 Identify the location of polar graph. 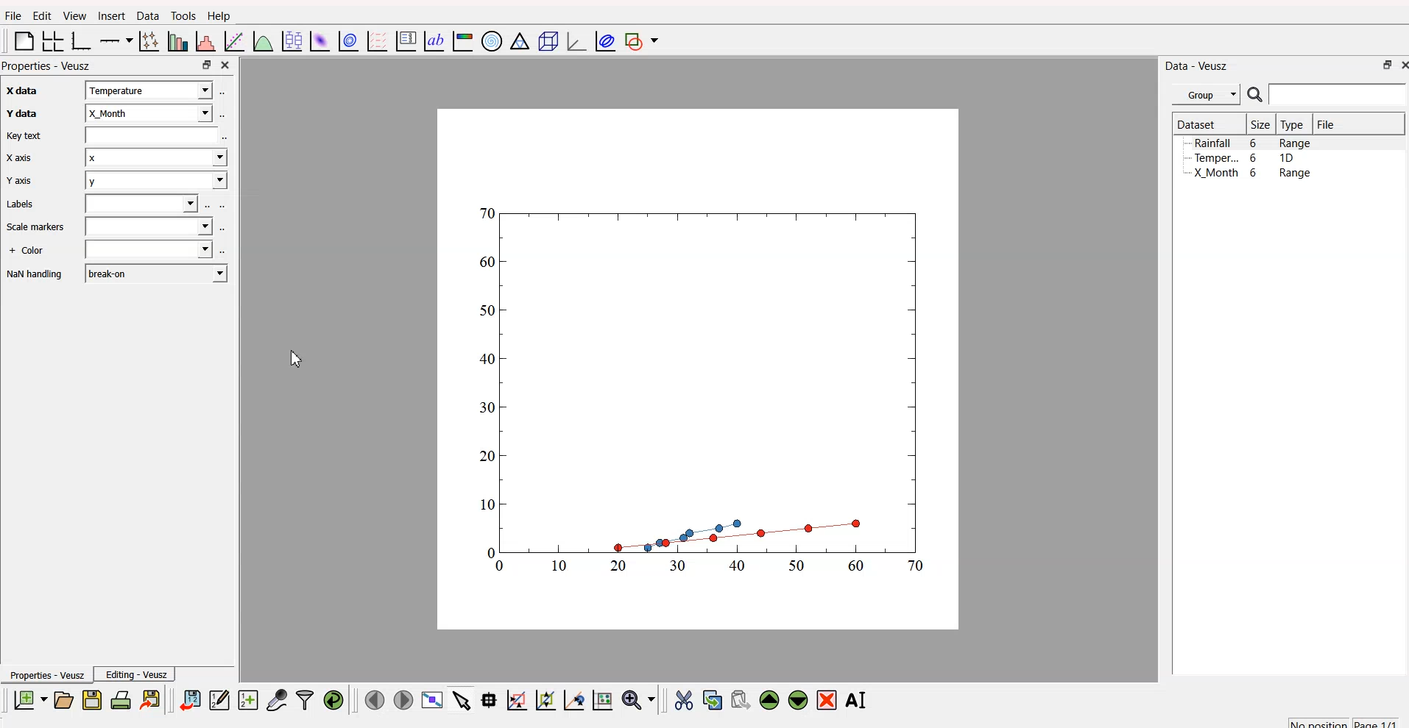
(493, 39).